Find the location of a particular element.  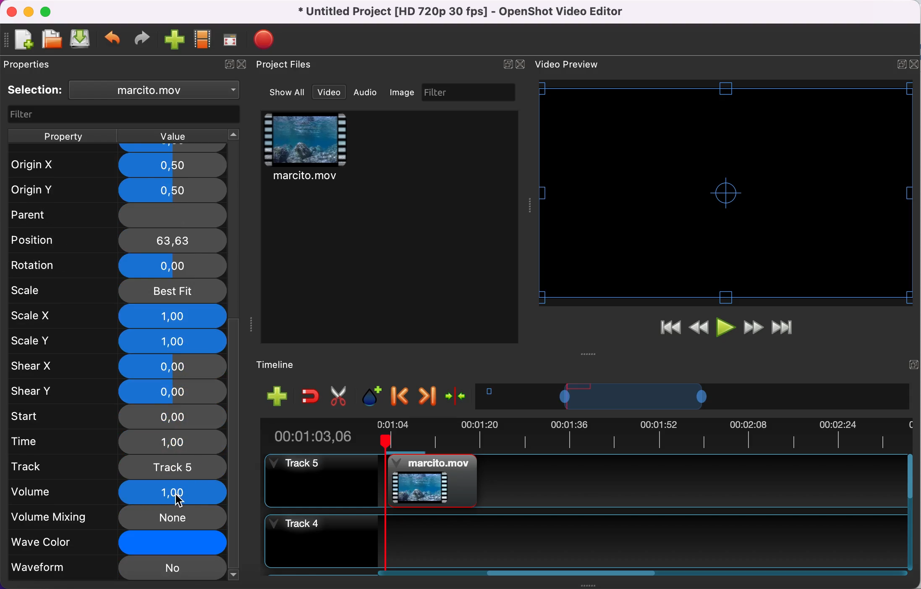

audio is located at coordinates (366, 92).